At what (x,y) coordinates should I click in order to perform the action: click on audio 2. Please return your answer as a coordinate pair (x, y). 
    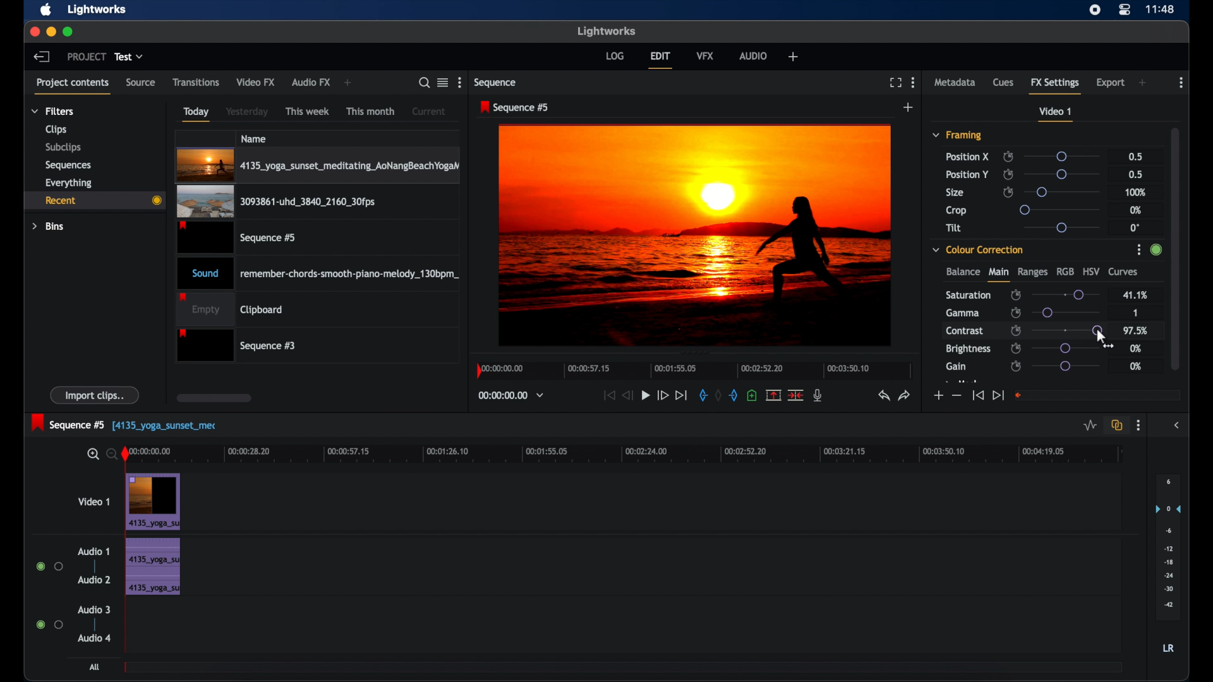
    Looking at the image, I should click on (94, 580).